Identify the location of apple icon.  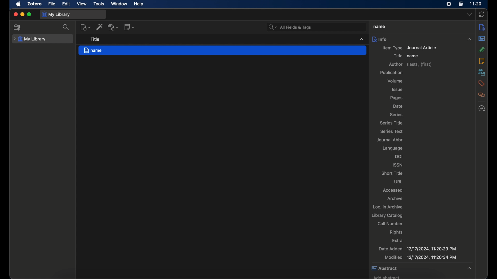
(19, 4).